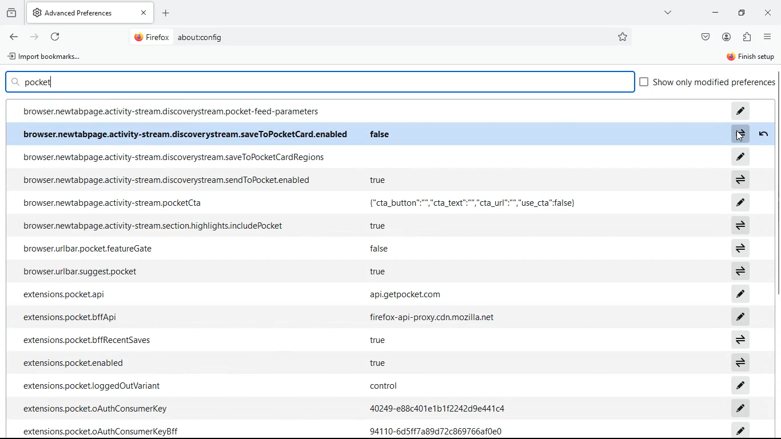  Describe the element at coordinates (409, 294) in the screenshot. I see `api.getpocket.com` at that location.